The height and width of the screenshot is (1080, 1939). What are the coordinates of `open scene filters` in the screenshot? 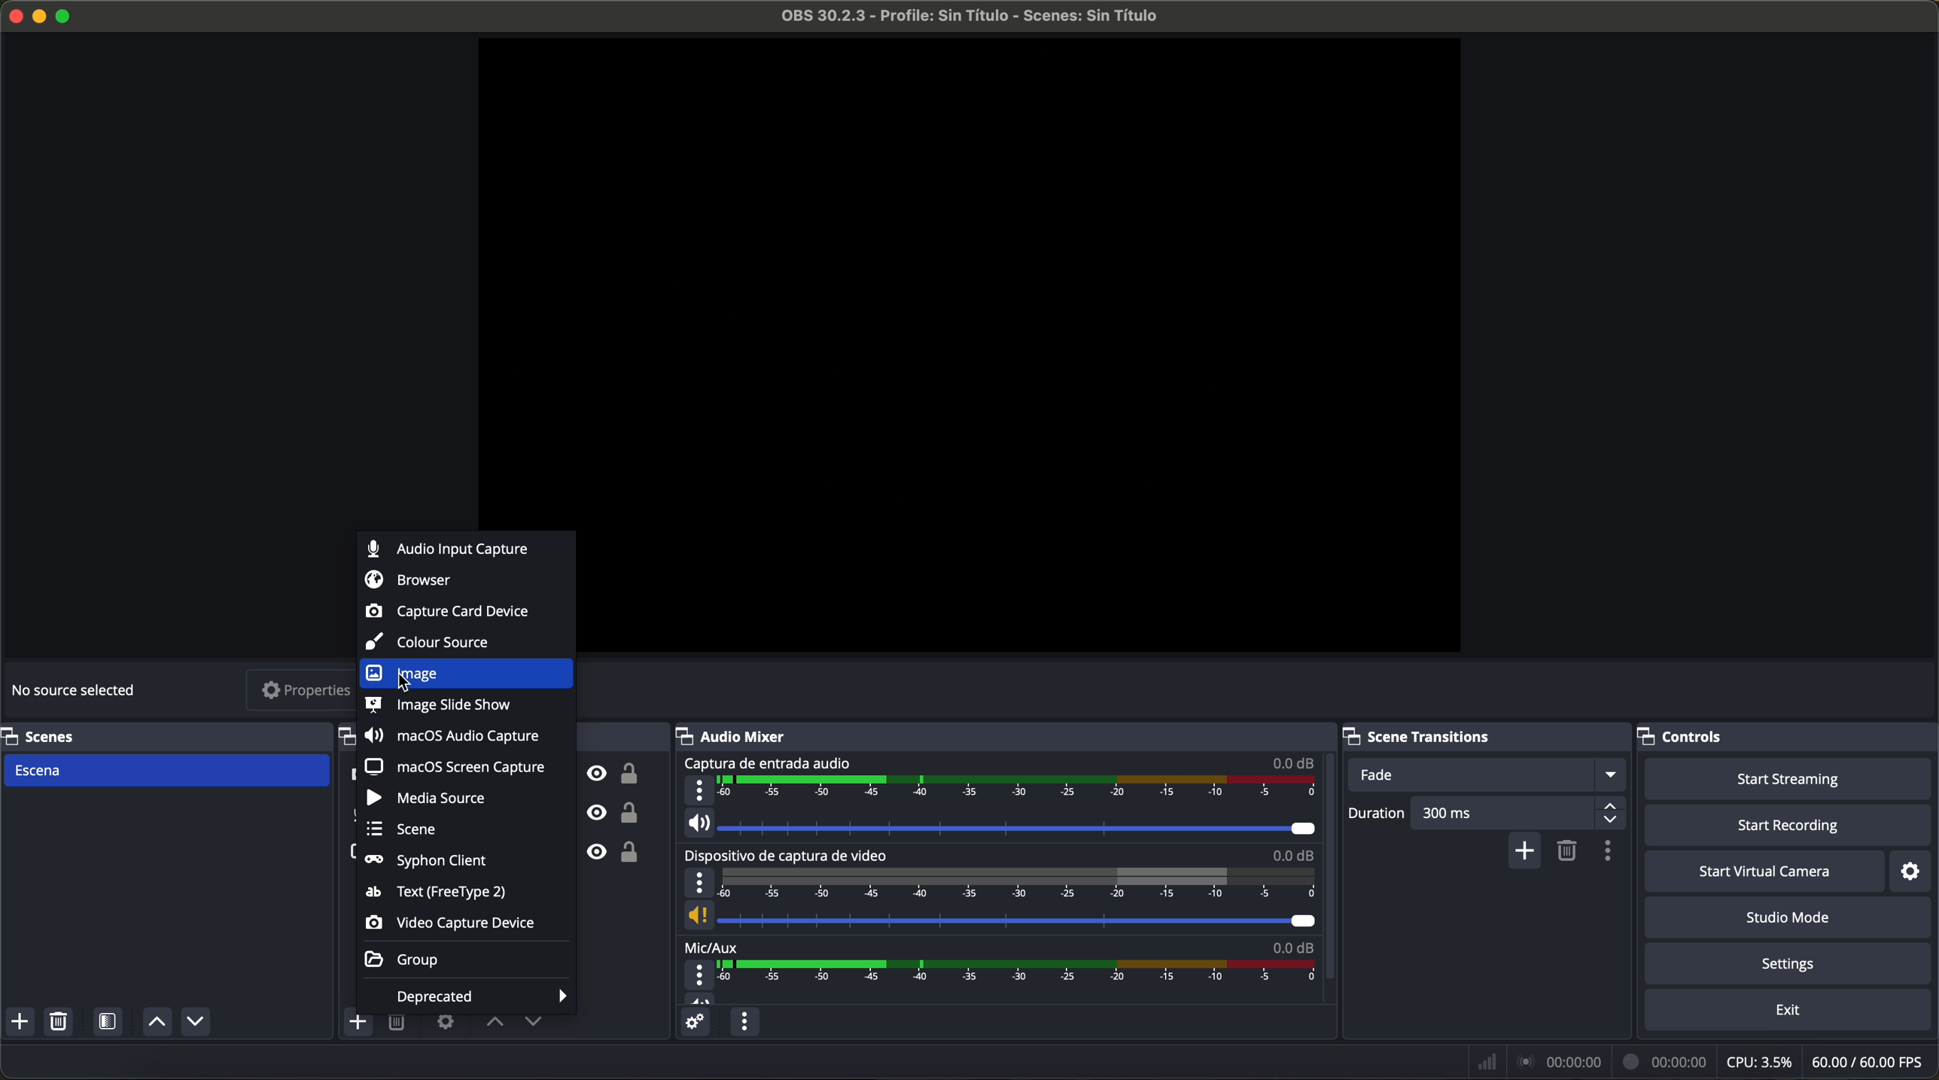 It's located at (110, 1023).